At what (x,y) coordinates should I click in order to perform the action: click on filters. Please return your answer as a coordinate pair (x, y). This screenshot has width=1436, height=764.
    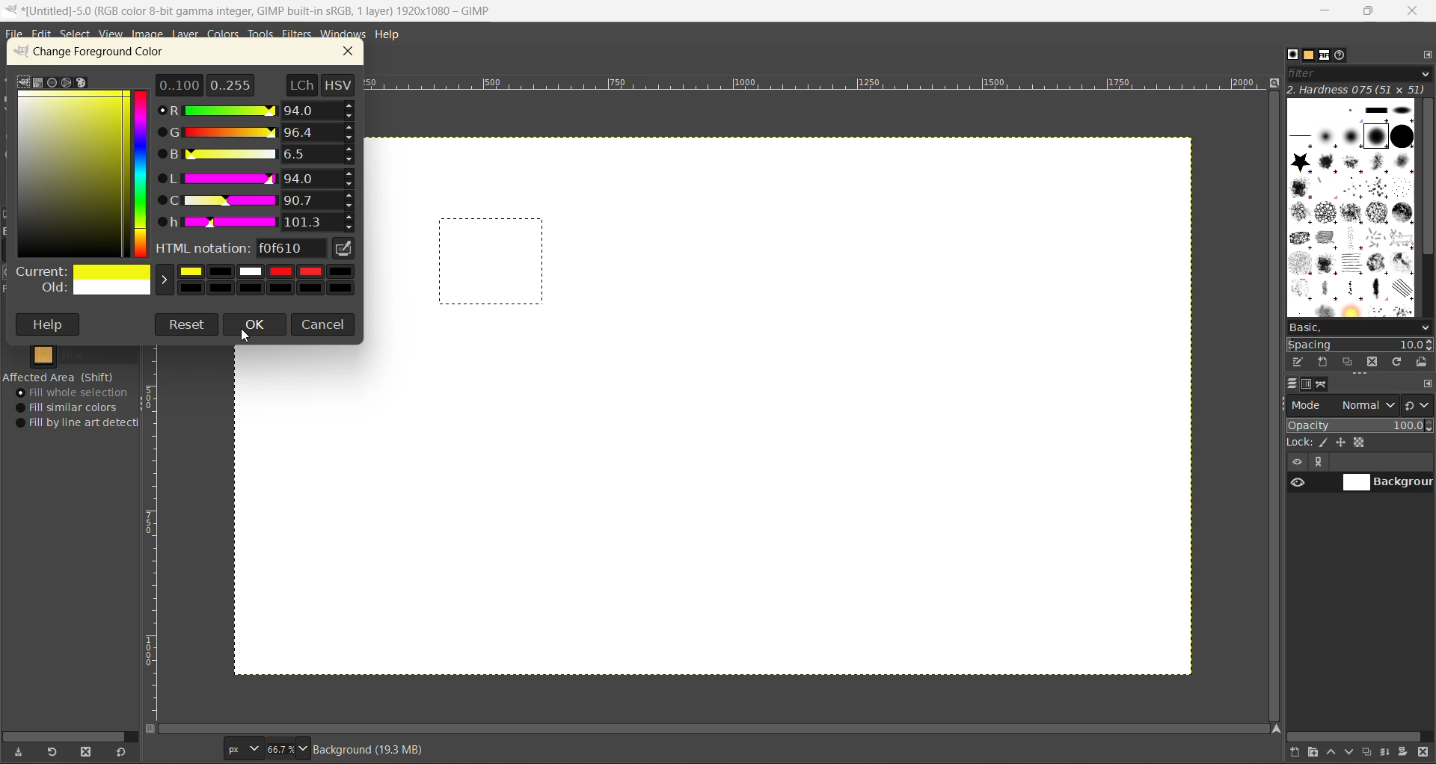
    Looking at the image, I should click on (298, 34).